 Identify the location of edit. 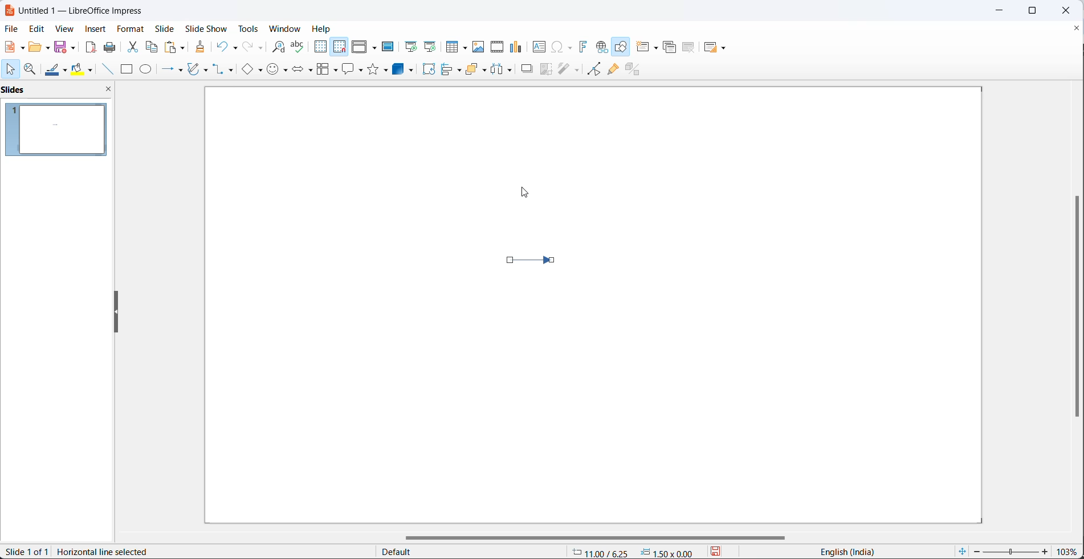
(36, 27).